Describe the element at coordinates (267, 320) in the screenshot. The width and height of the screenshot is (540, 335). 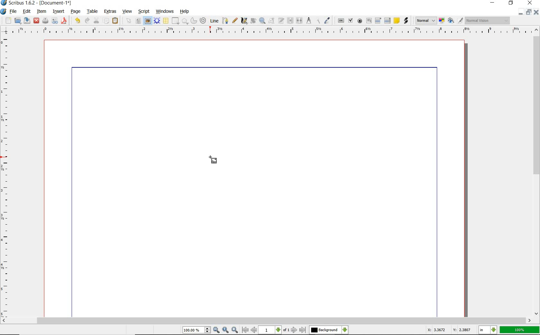
I see `scrollbar` at that location.